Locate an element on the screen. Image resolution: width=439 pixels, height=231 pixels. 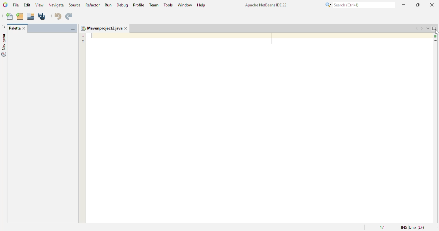
open project is located at coordinates (31, 16).